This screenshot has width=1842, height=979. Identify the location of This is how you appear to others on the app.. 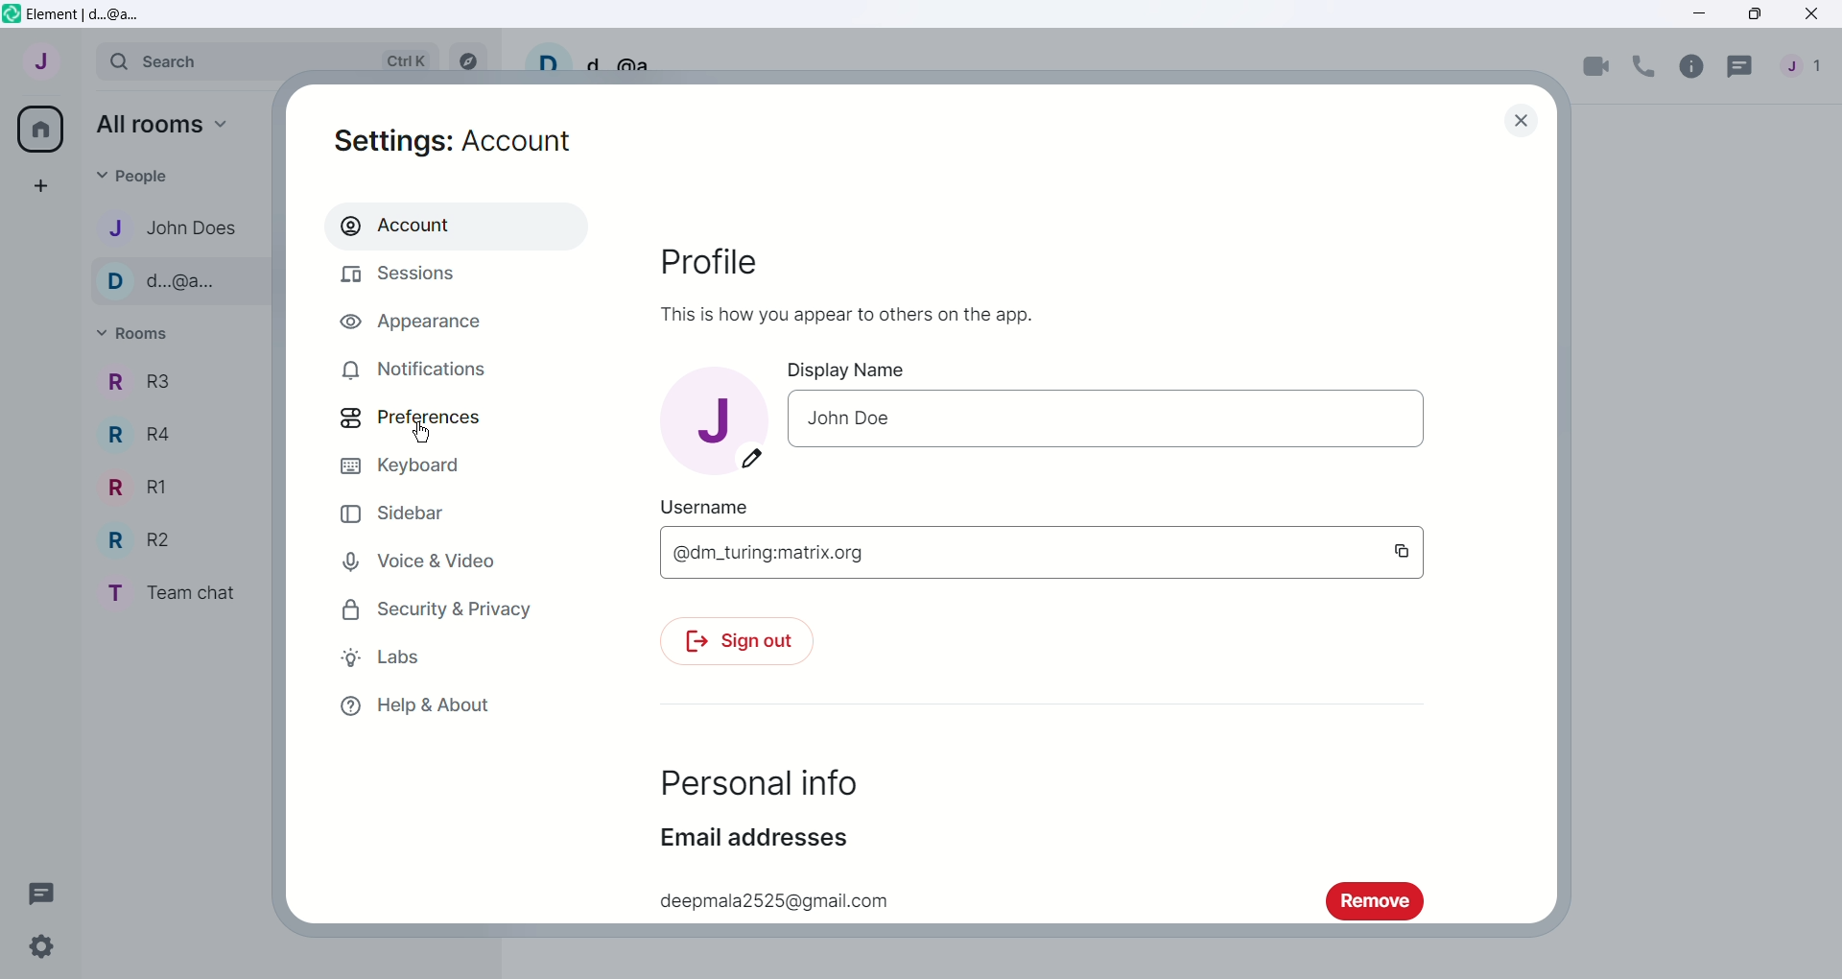
(847, 314).